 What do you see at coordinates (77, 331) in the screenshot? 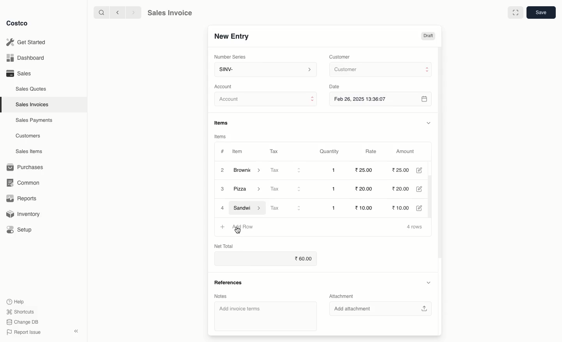
I see `Collapse` at bounding box center [77, 331].